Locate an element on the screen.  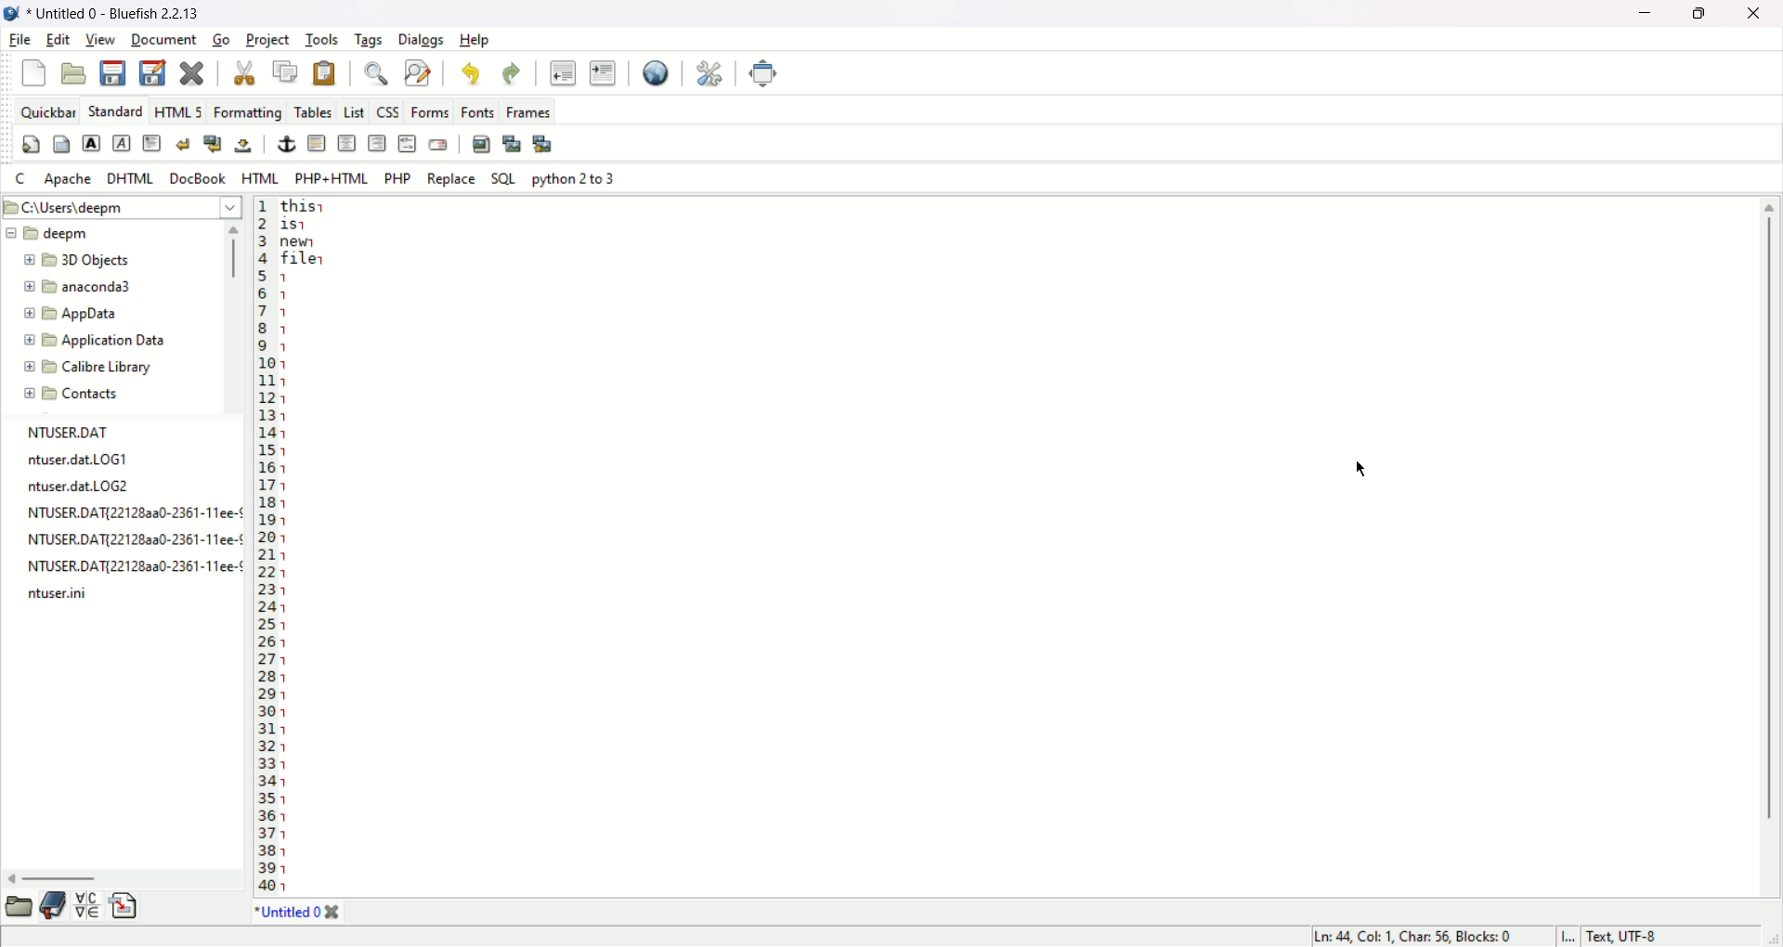
C:\Users/Deepm is located at coordinates (119, 205).